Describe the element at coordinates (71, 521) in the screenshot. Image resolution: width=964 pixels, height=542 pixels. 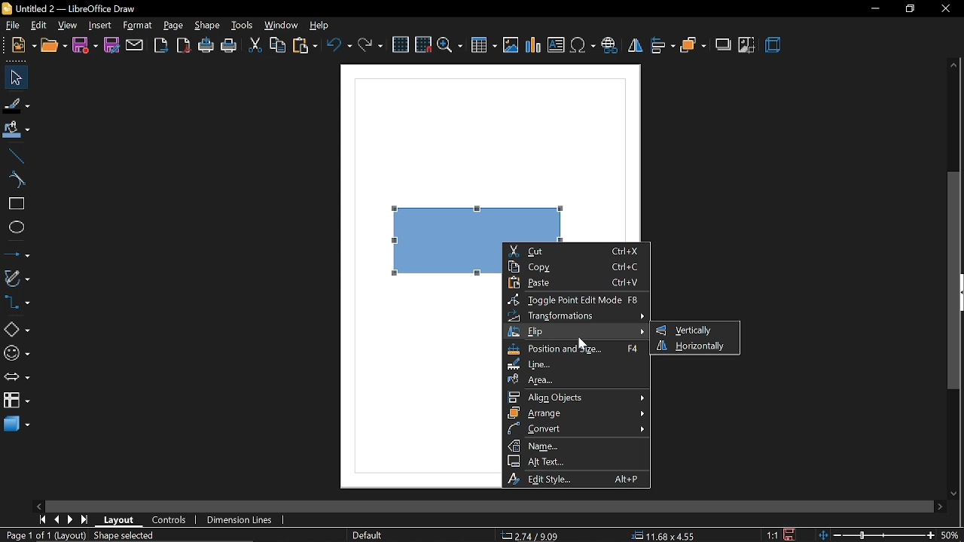
I see `next page` at that location.